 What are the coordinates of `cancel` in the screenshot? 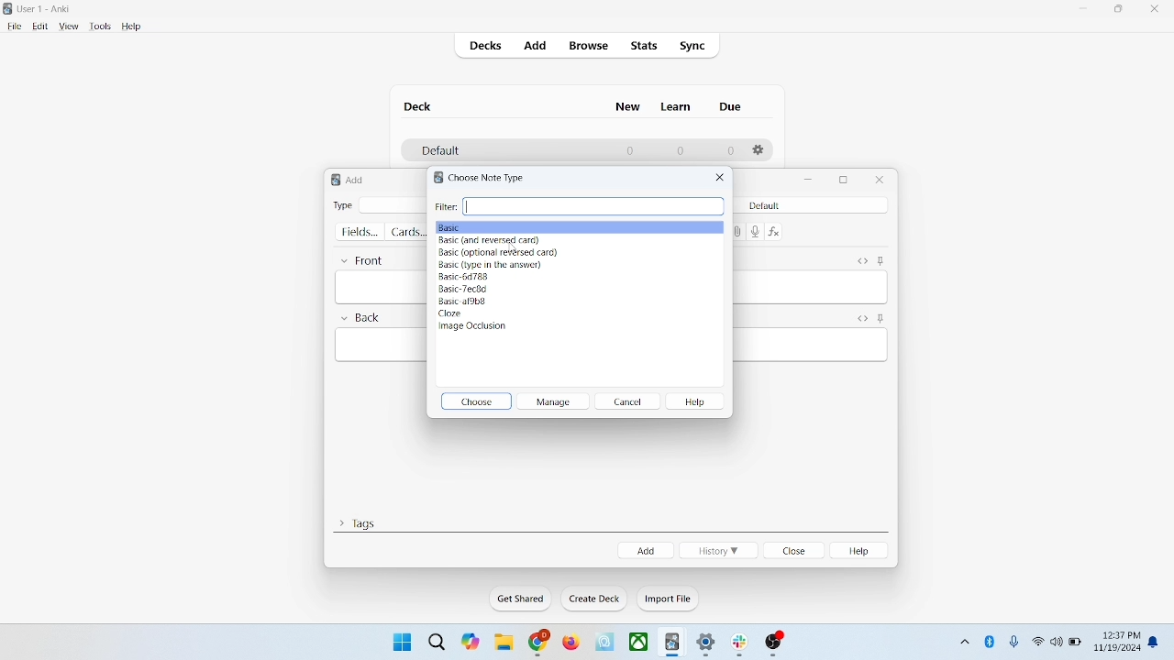 It's located at (629, 401).